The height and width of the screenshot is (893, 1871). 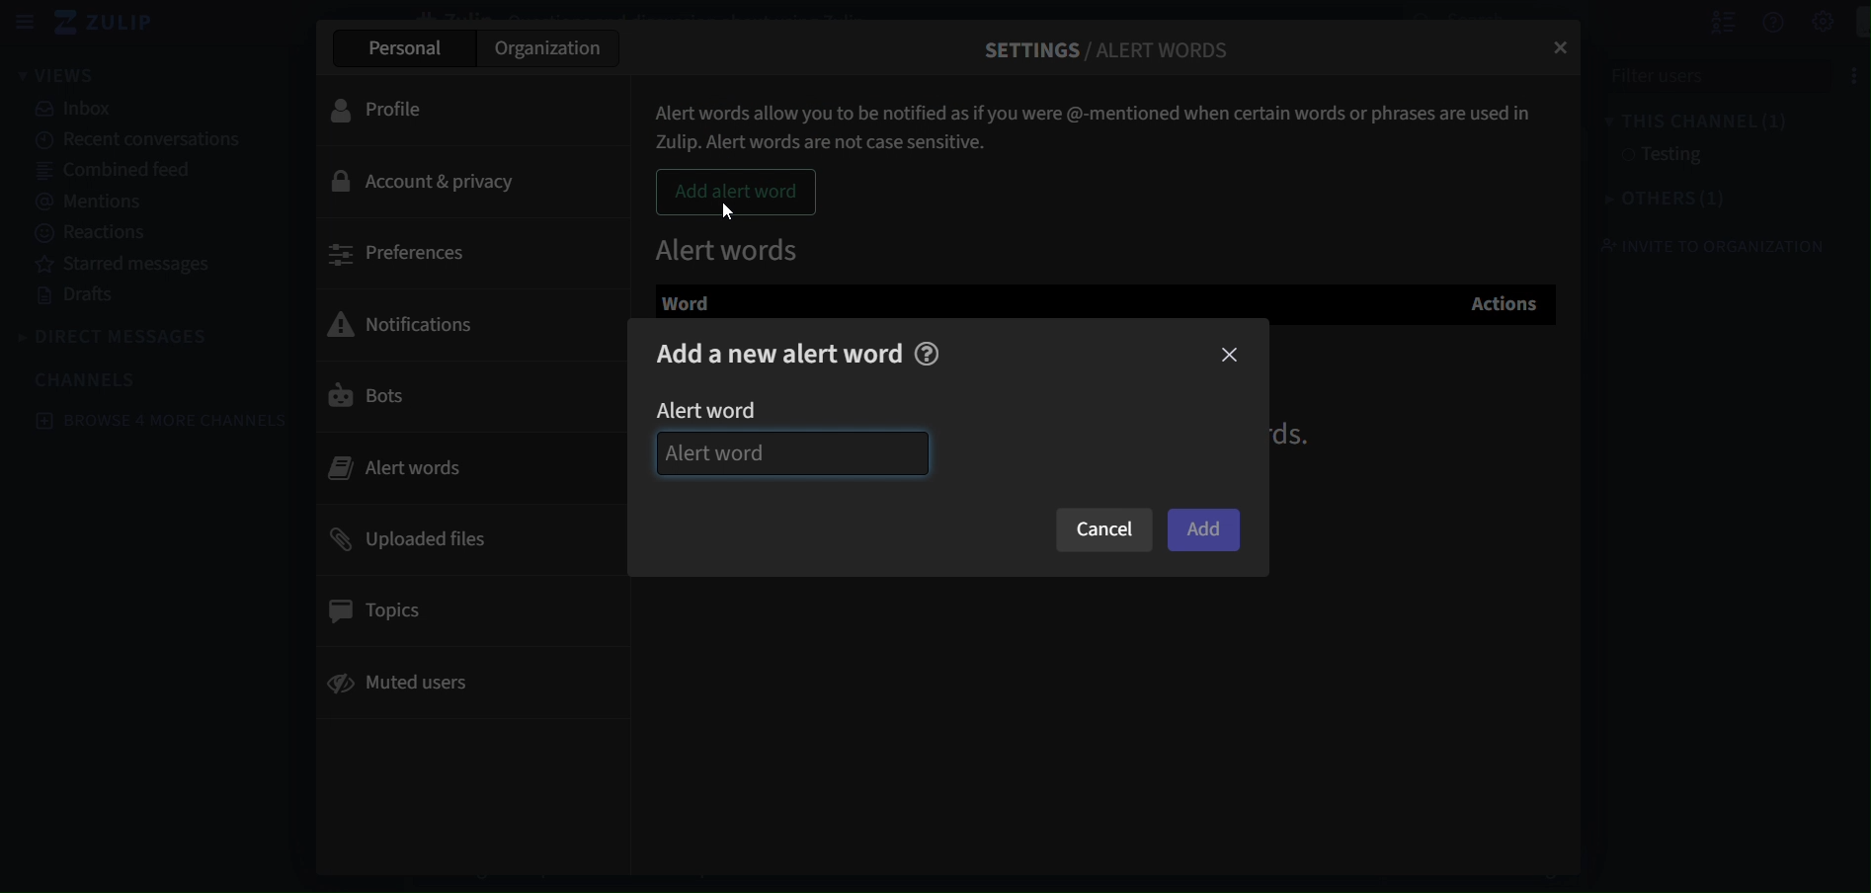 I want to click on filter users, so click(x=1691, y=75).